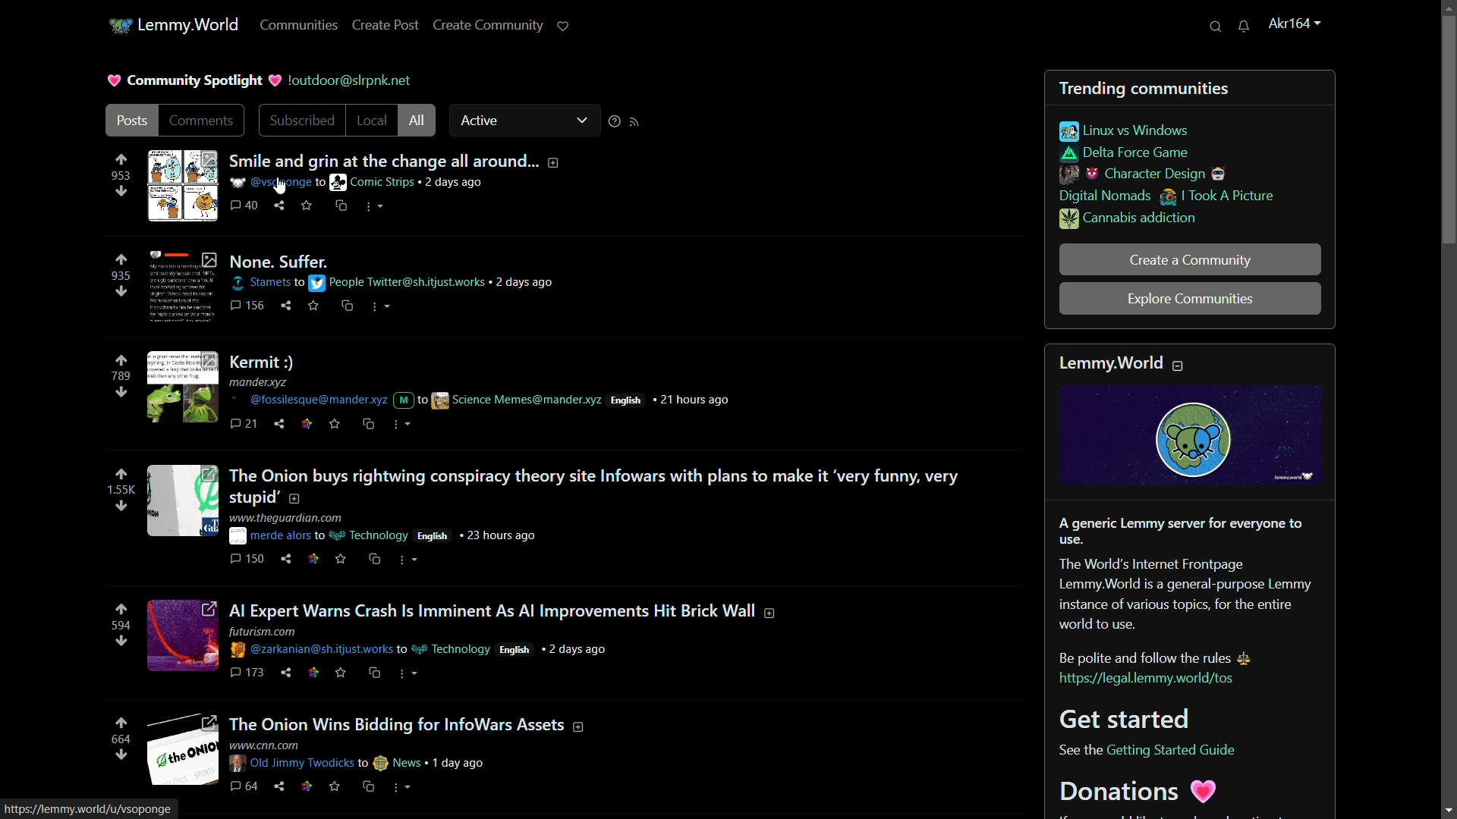 This screenshot has width=1457, height=819. I want to click on search, so click(1216, 25).